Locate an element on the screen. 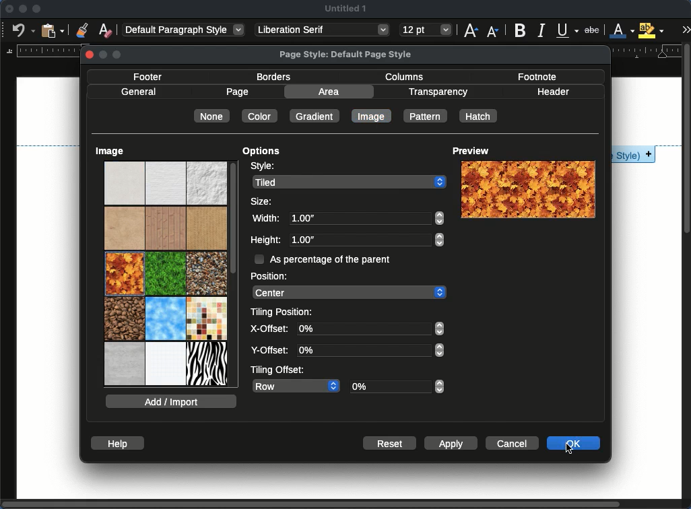 The height and width of the screenshot is (509, 691). columns is located at coordinates (406, 77).